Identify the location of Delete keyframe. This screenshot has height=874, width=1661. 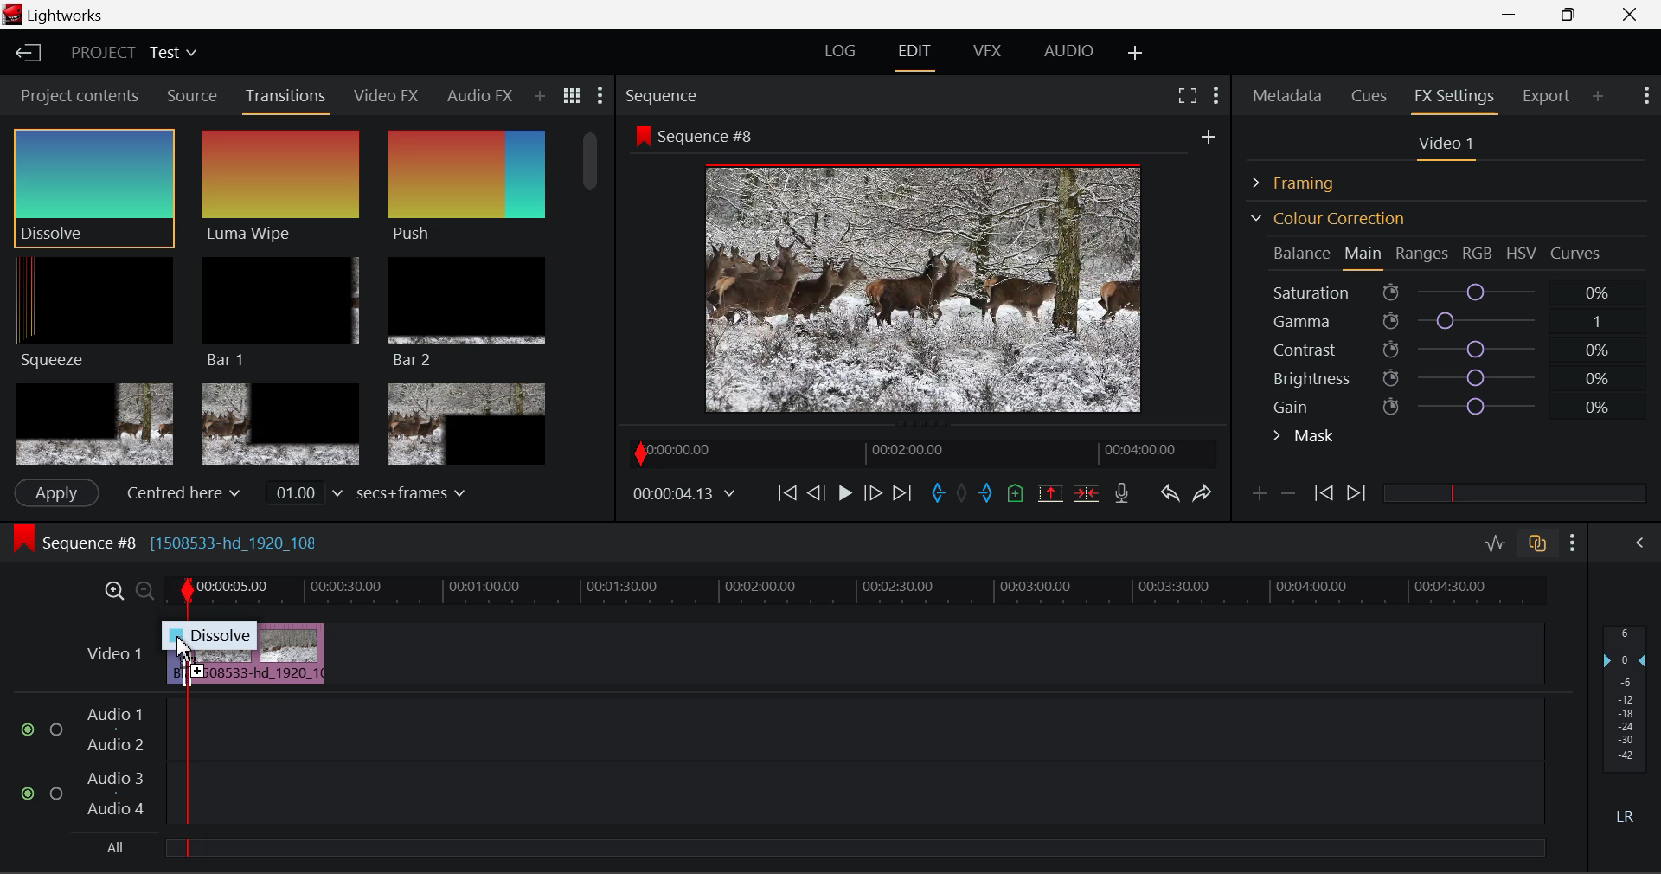
(1288, 497).